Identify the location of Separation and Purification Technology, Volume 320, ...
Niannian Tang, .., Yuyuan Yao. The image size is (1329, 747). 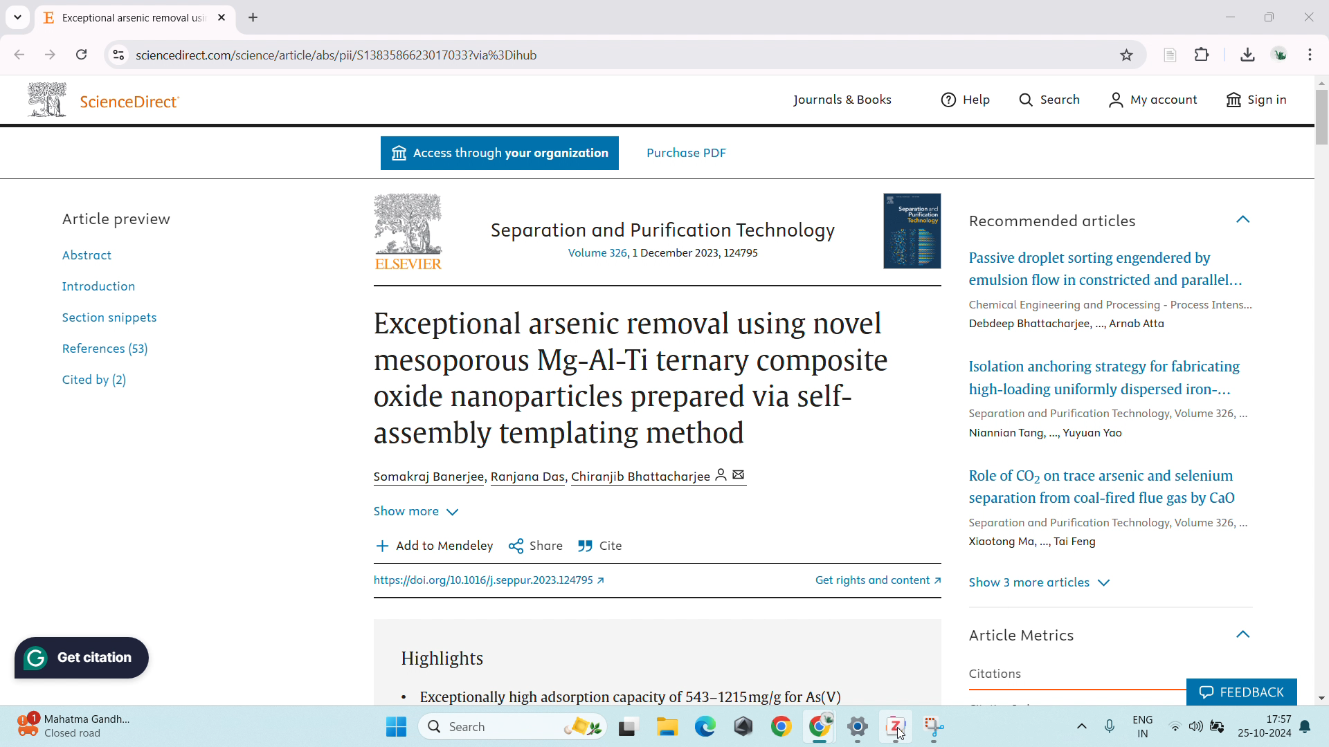
(1108, 425).